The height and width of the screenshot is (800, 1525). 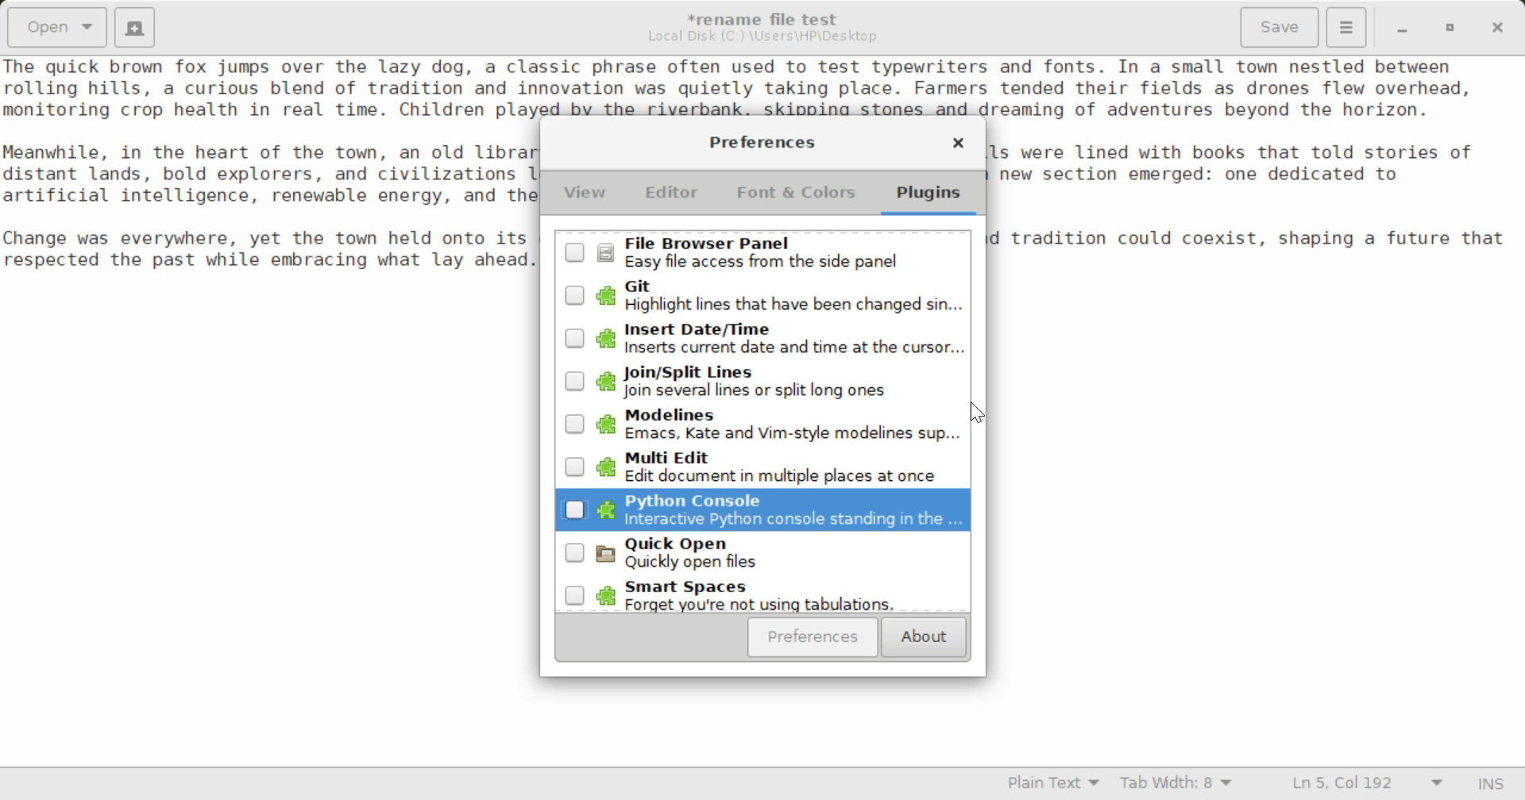 What do you see at coordinates (762, 87) in the screenshot?
I see `Sample text about a charming town` at bounding box center [762, 87].